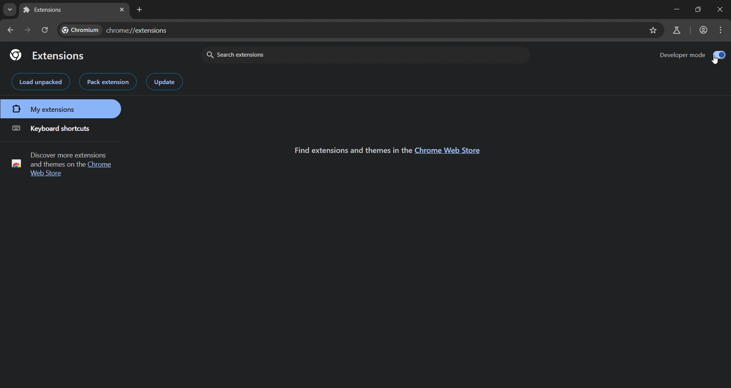 This screenshot has height=388, width=731. I want to click on search labs, so click(676, 30).